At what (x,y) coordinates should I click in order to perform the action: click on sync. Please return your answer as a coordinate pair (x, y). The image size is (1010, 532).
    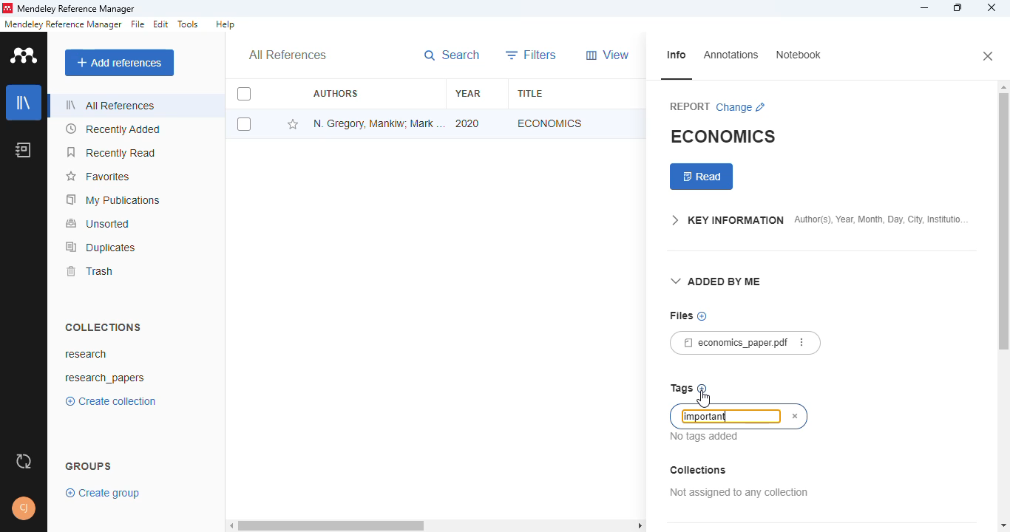
    Looking at the image, I should click on (24, 460).